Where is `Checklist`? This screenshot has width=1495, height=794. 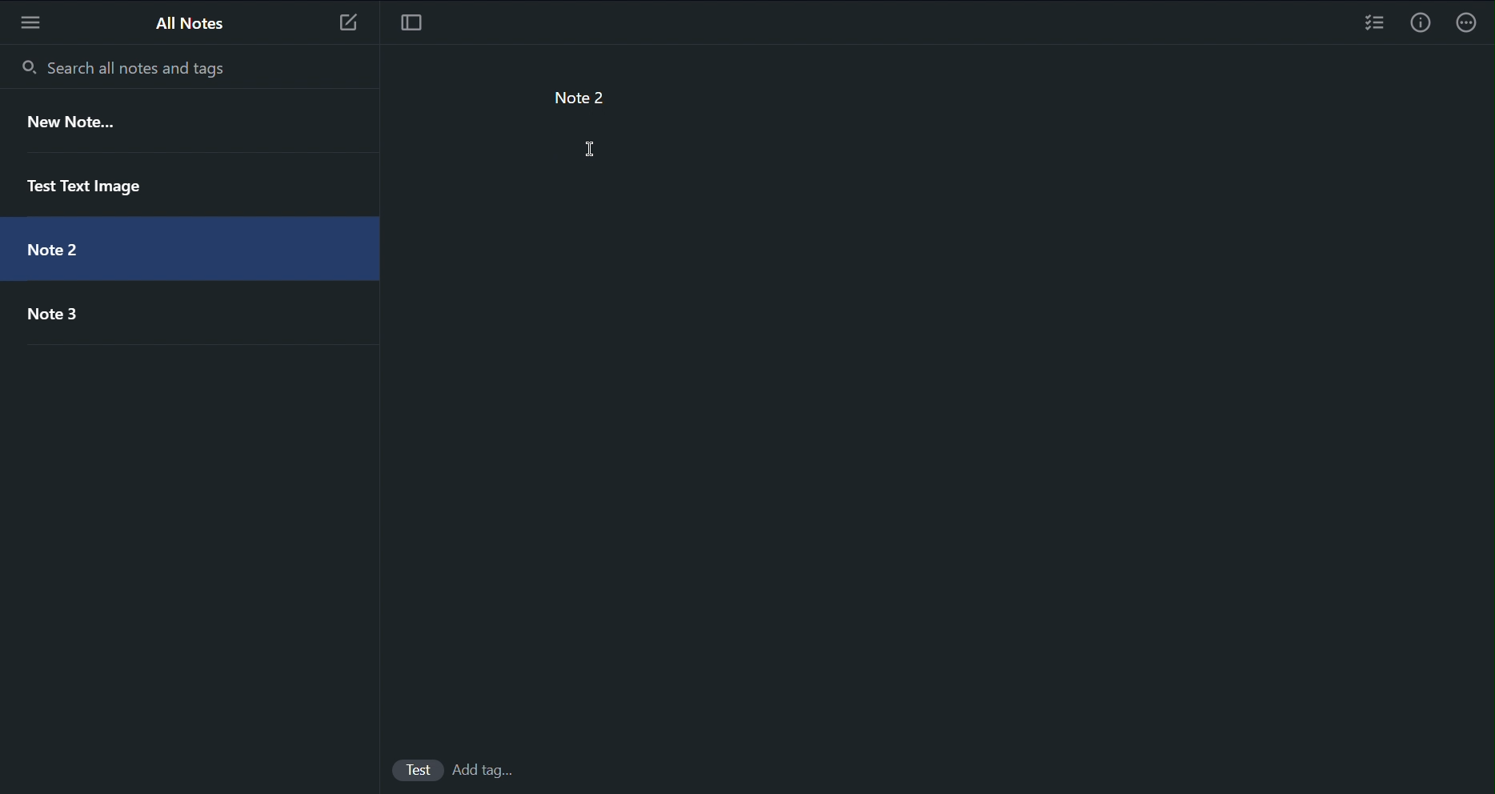 Checklist is located at coordinates (1374, 22).